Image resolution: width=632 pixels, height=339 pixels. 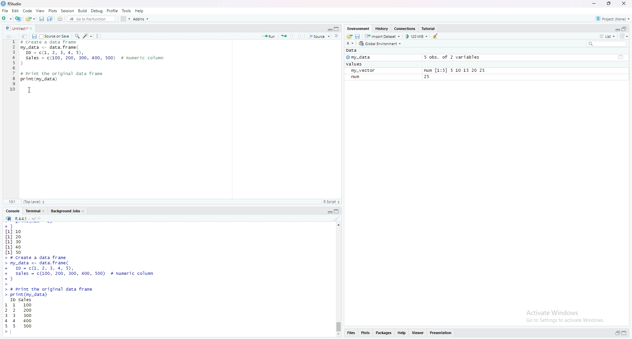 What do you see at coordinates (66, 11) in the screenshot?
I see `Session` at bounding box center [66, 11].